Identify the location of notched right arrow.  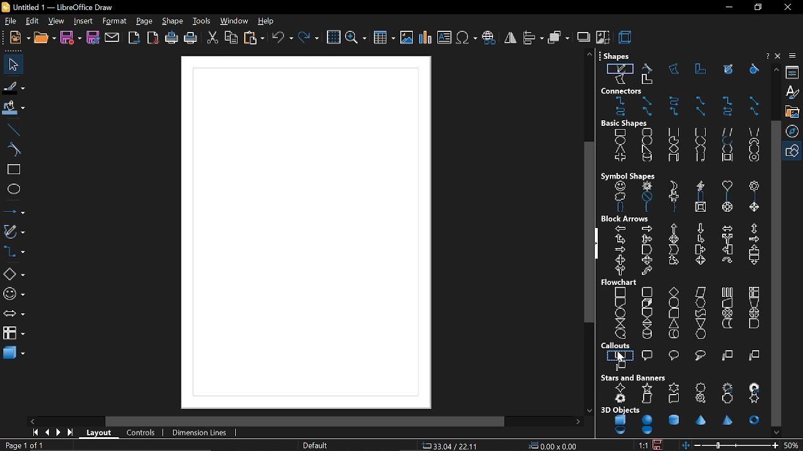
(619, 250).